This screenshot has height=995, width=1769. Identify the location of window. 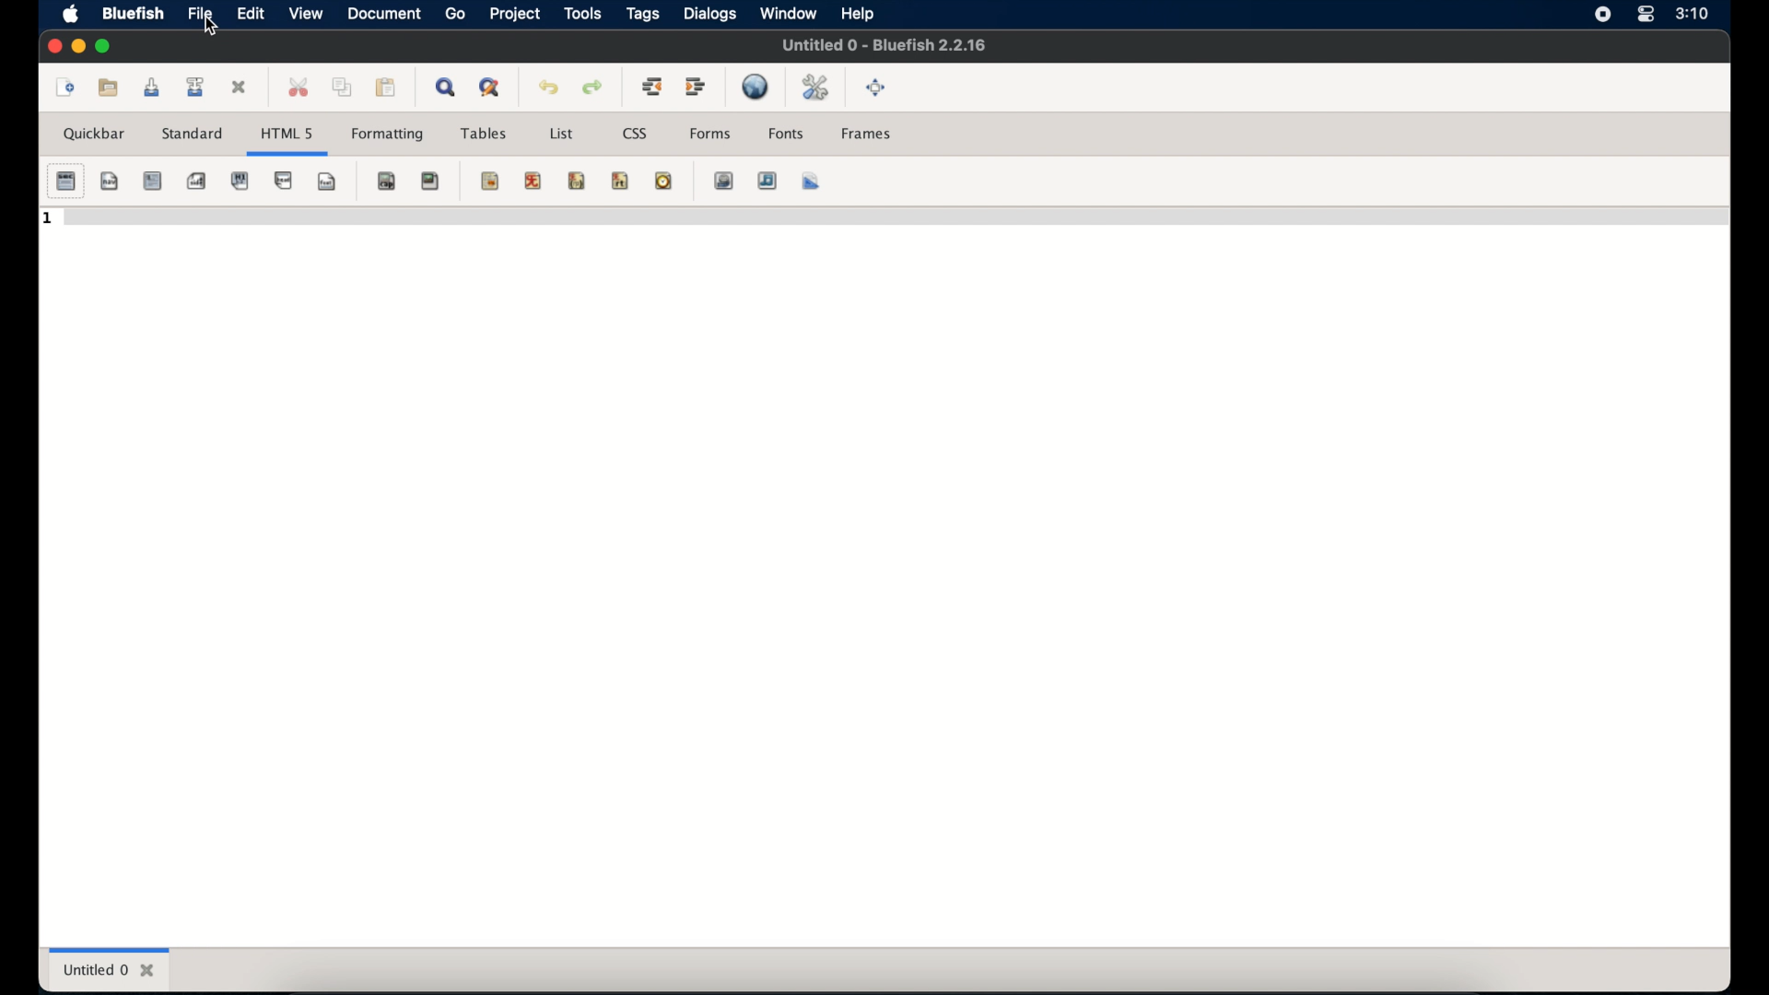
(788, 13).